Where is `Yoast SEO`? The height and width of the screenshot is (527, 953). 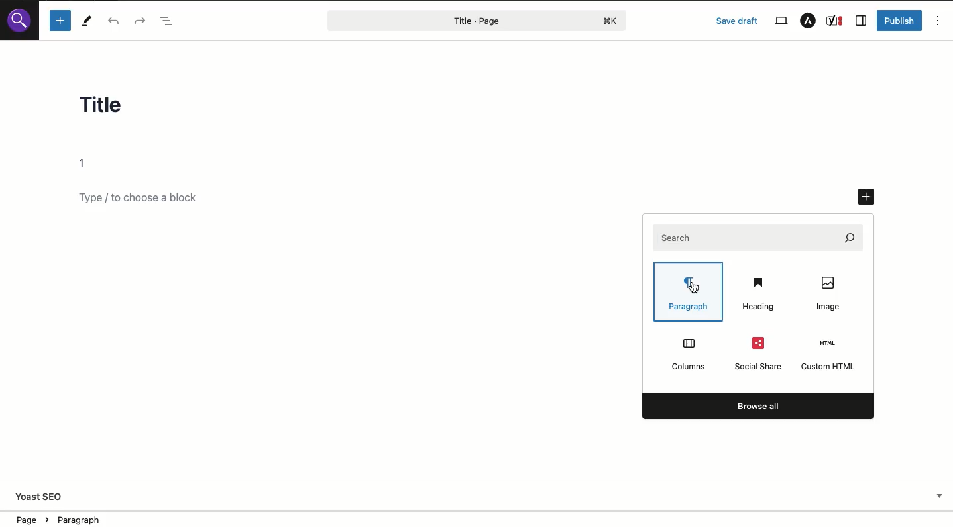
Yoast SEO is located at coordinates (40, 498).